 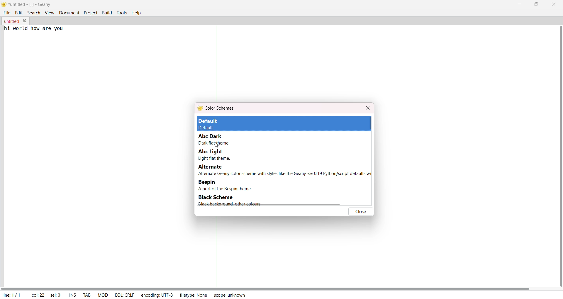 What do you see at coordinates (368, 108) in the screenshot?
I see `close` at bounding box center [368, 108].